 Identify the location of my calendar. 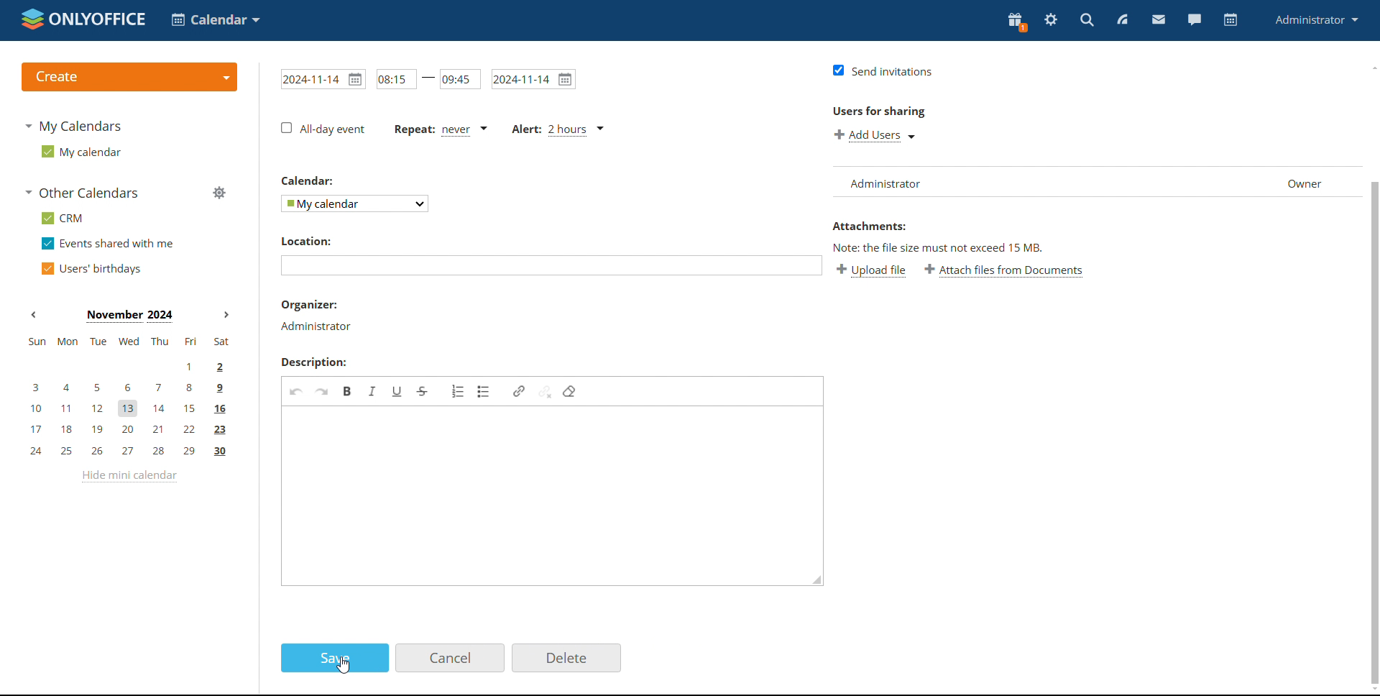
(80, 152).